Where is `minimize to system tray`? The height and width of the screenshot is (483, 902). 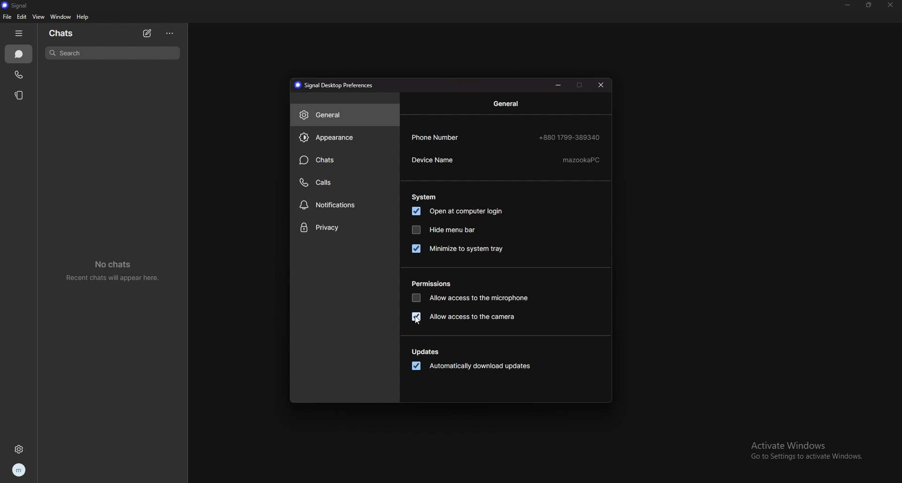 minimize to system tray is located at coordinates (459, 248).